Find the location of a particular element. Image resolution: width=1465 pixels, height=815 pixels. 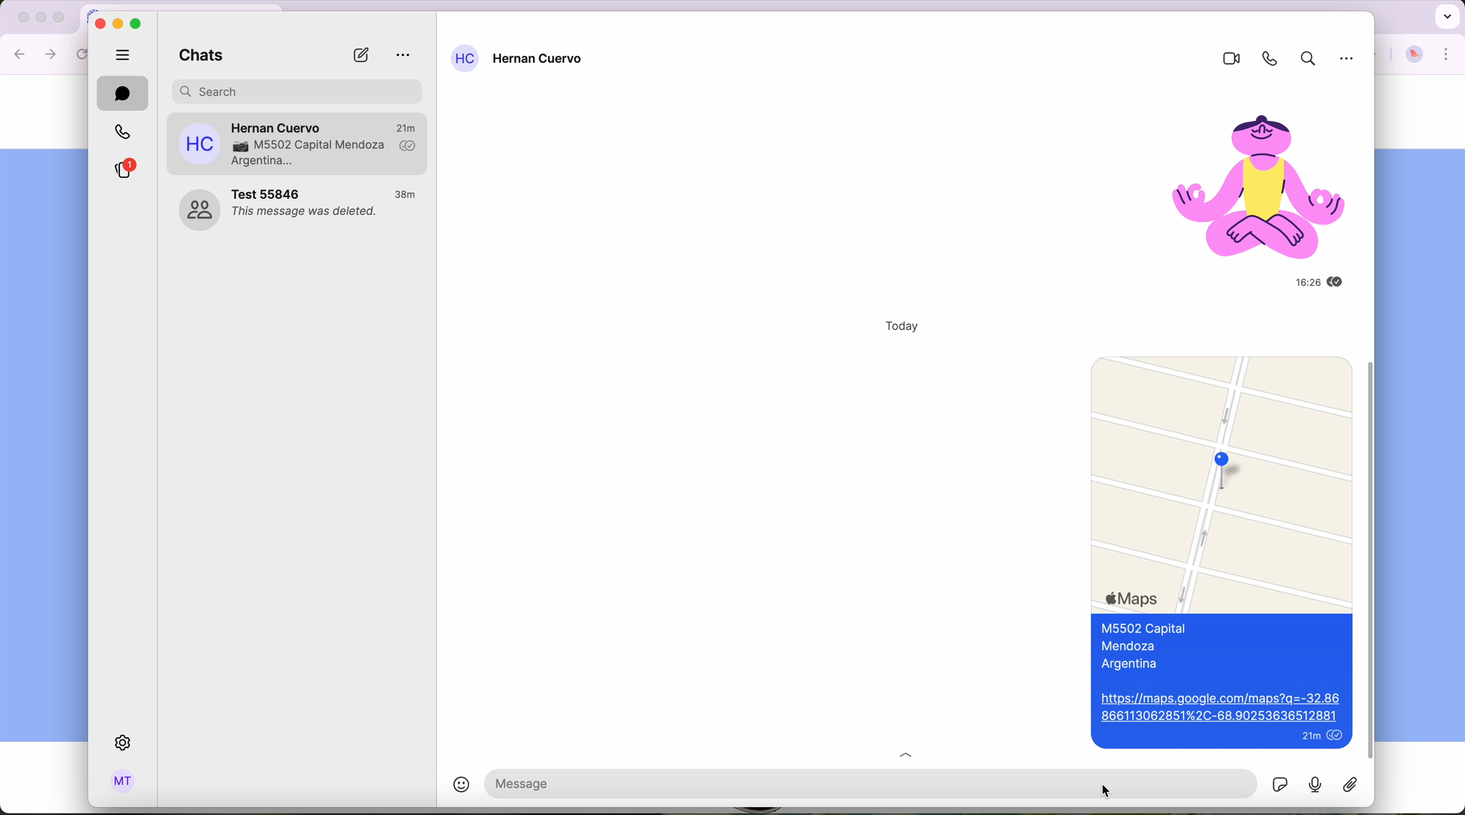

search tabs is located at coordinates (1446, 15).